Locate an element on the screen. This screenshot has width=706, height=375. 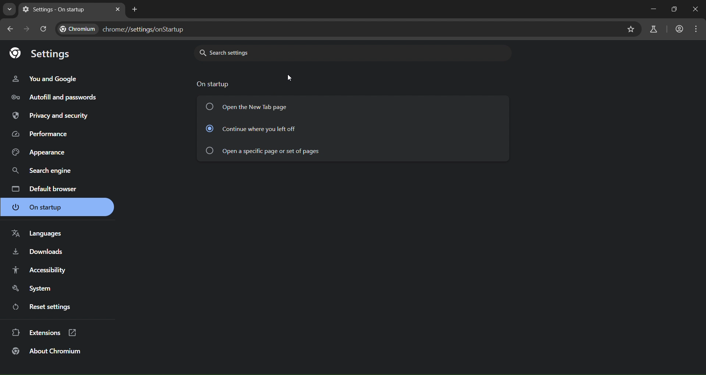
continue where you left off is located at coordinates (264, 150).